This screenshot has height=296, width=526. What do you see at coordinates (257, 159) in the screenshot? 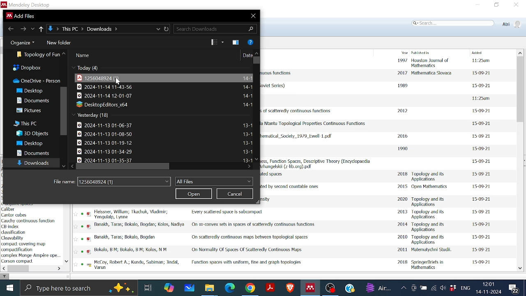
I see `Move down in all files` at bounding box center [257, 159].